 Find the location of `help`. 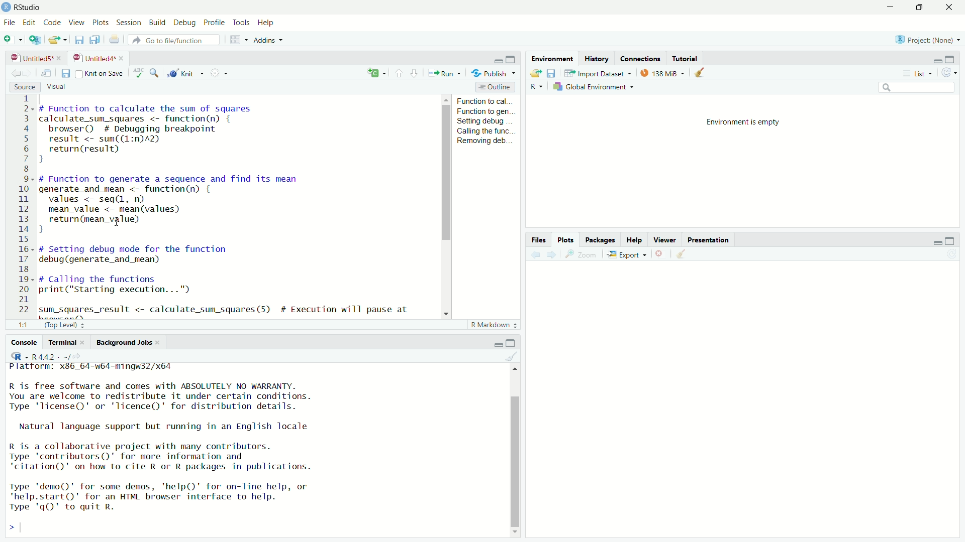

help is located at coordinates (267, 22).